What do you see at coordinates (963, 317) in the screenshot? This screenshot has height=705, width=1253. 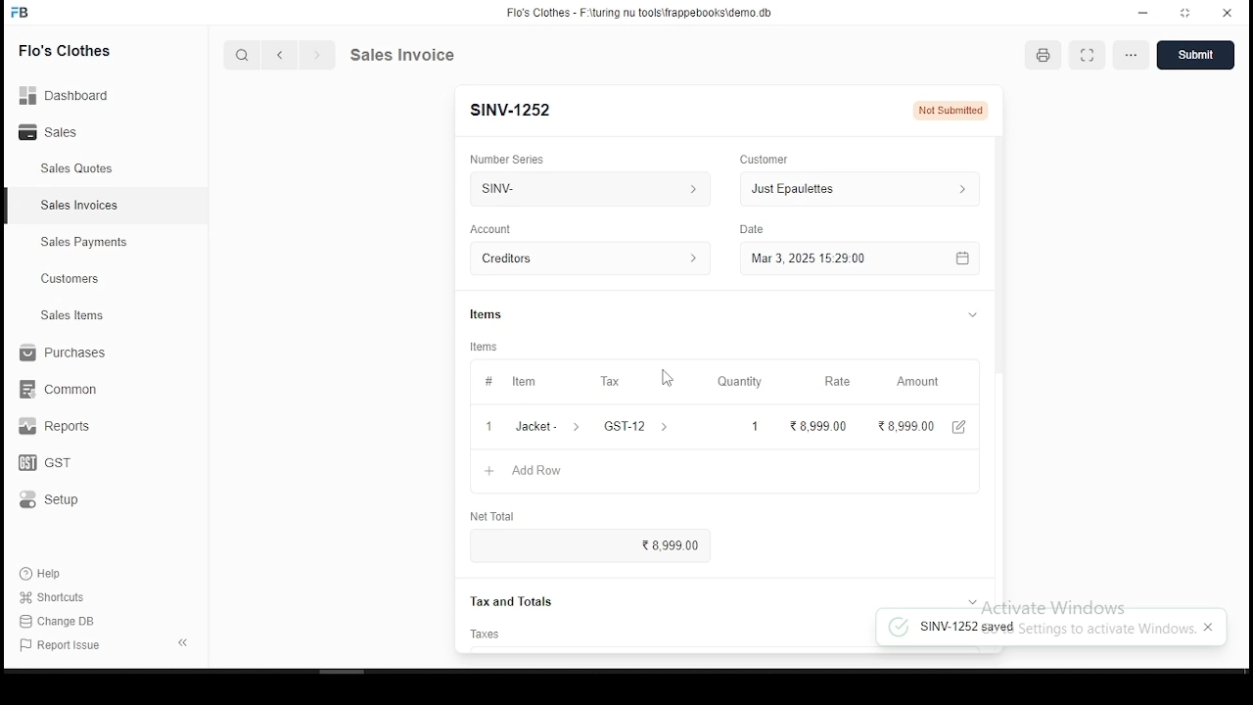 I see `expand` at bounding box center [963, 317].